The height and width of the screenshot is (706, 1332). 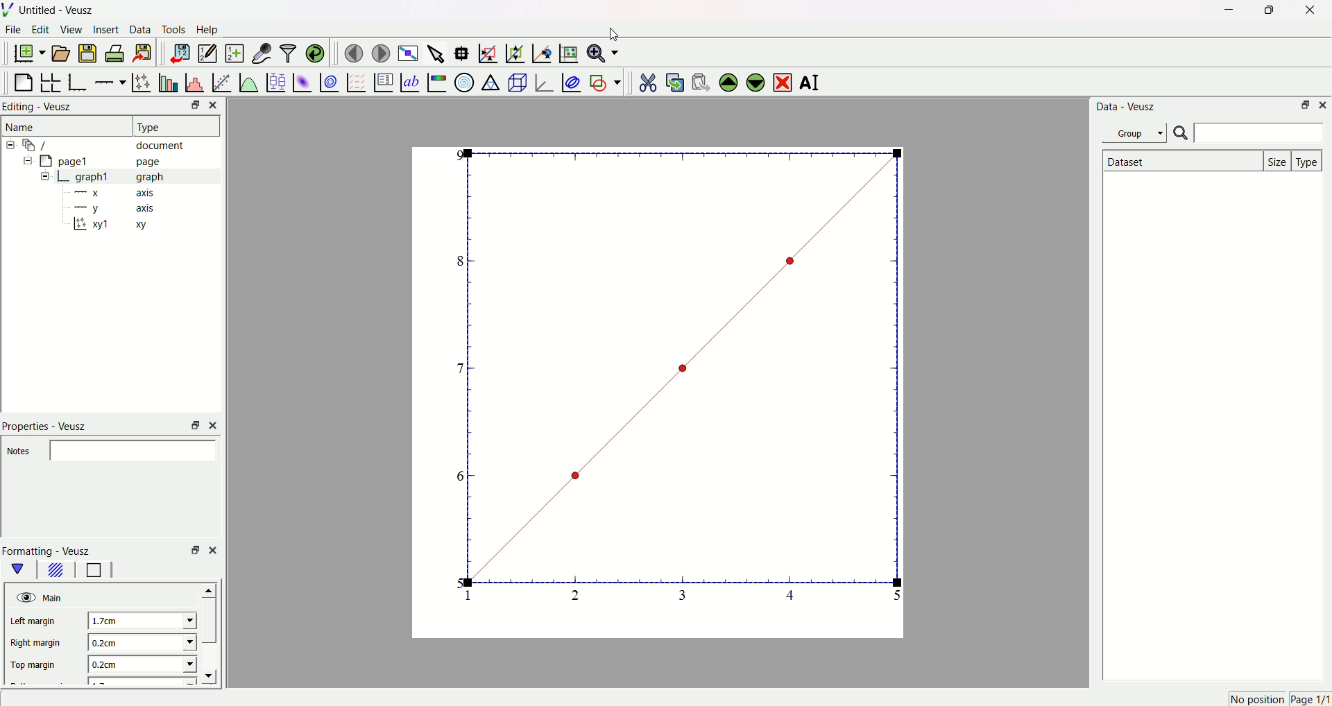 I want to click on 0.2 cm, so click(x=140, y=666).